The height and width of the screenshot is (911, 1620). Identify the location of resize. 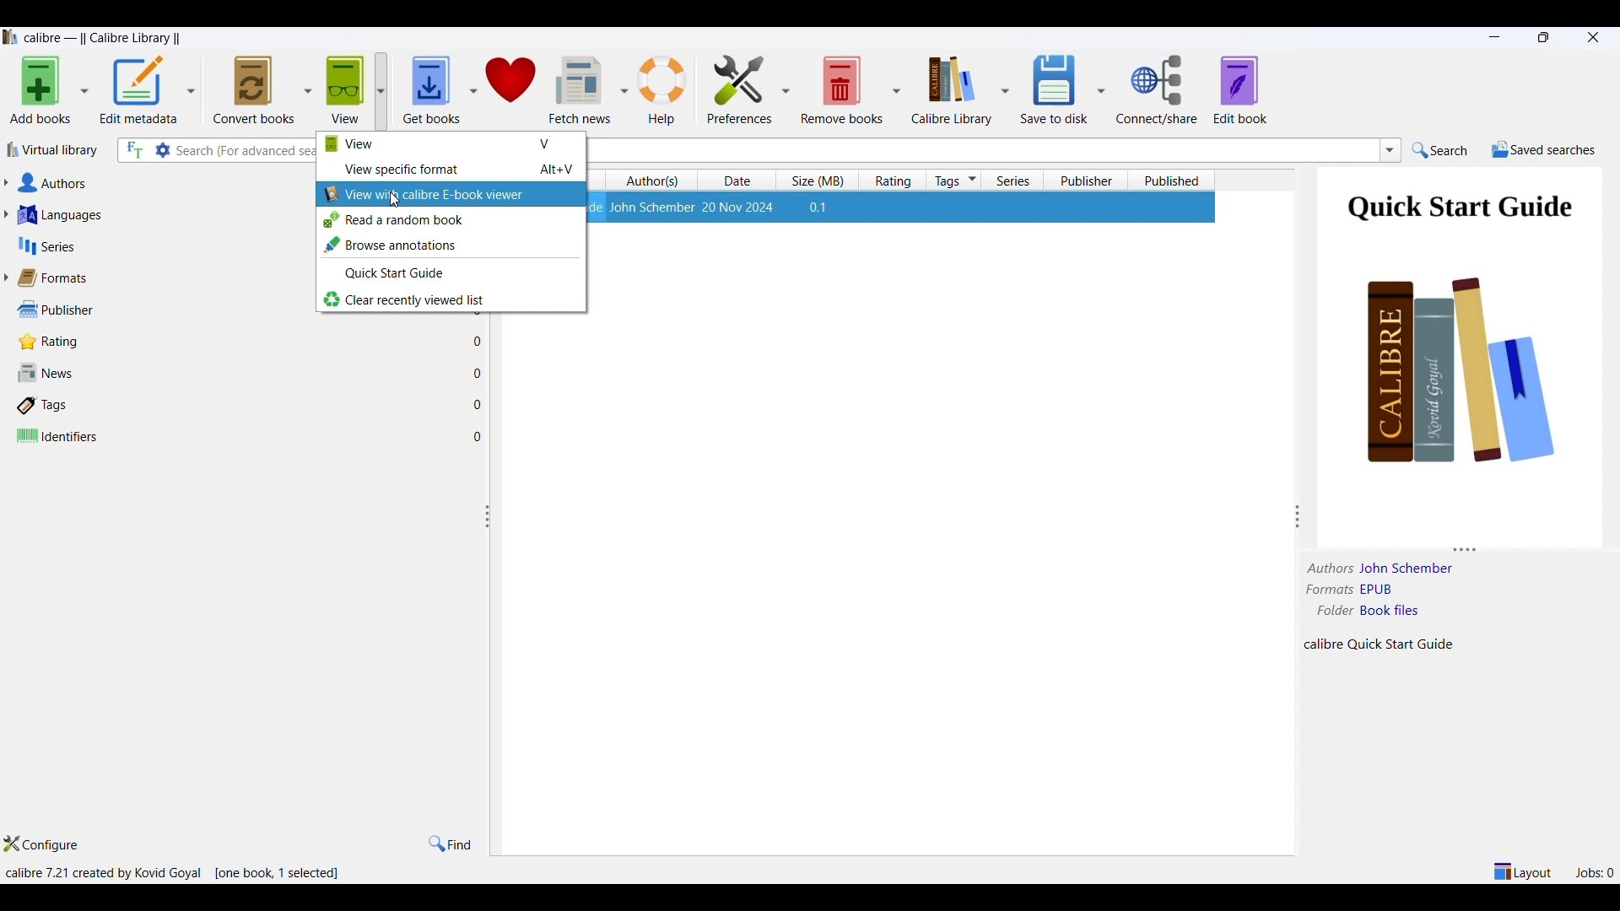
(489, 516).